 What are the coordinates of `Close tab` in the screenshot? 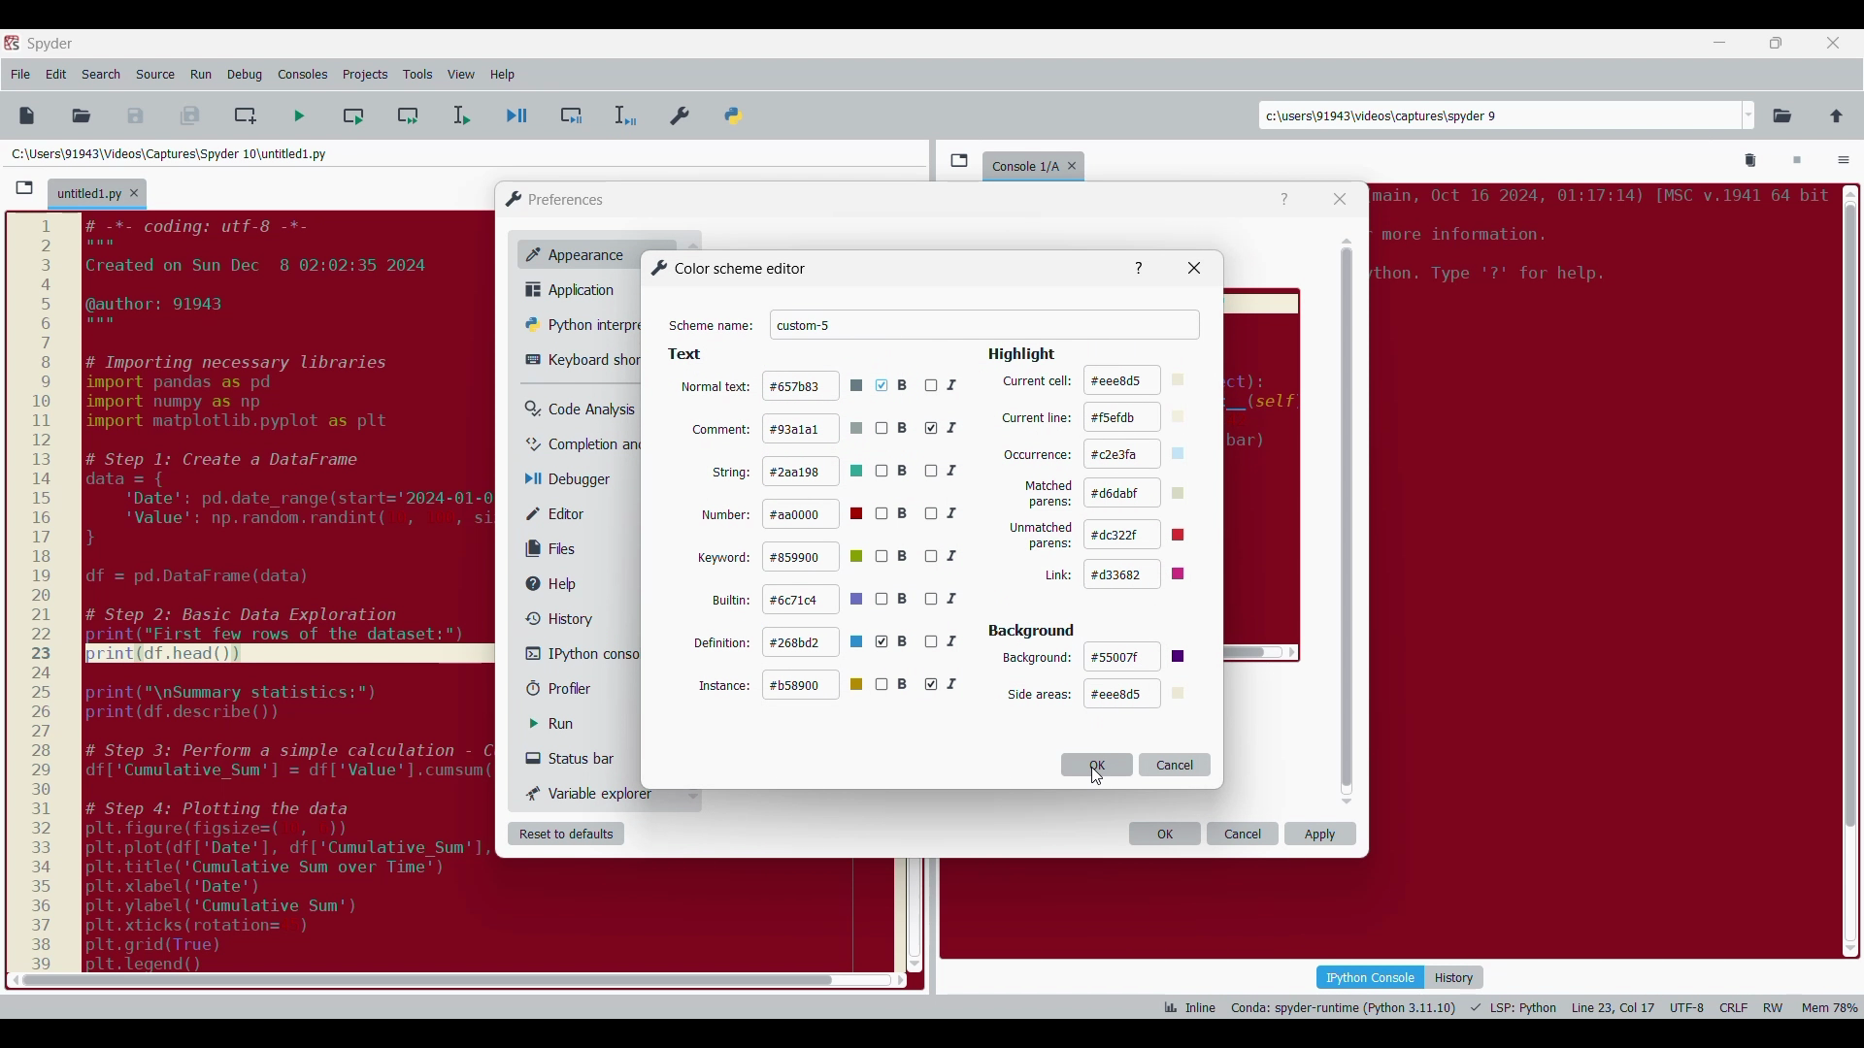 It's located at (134, 193).